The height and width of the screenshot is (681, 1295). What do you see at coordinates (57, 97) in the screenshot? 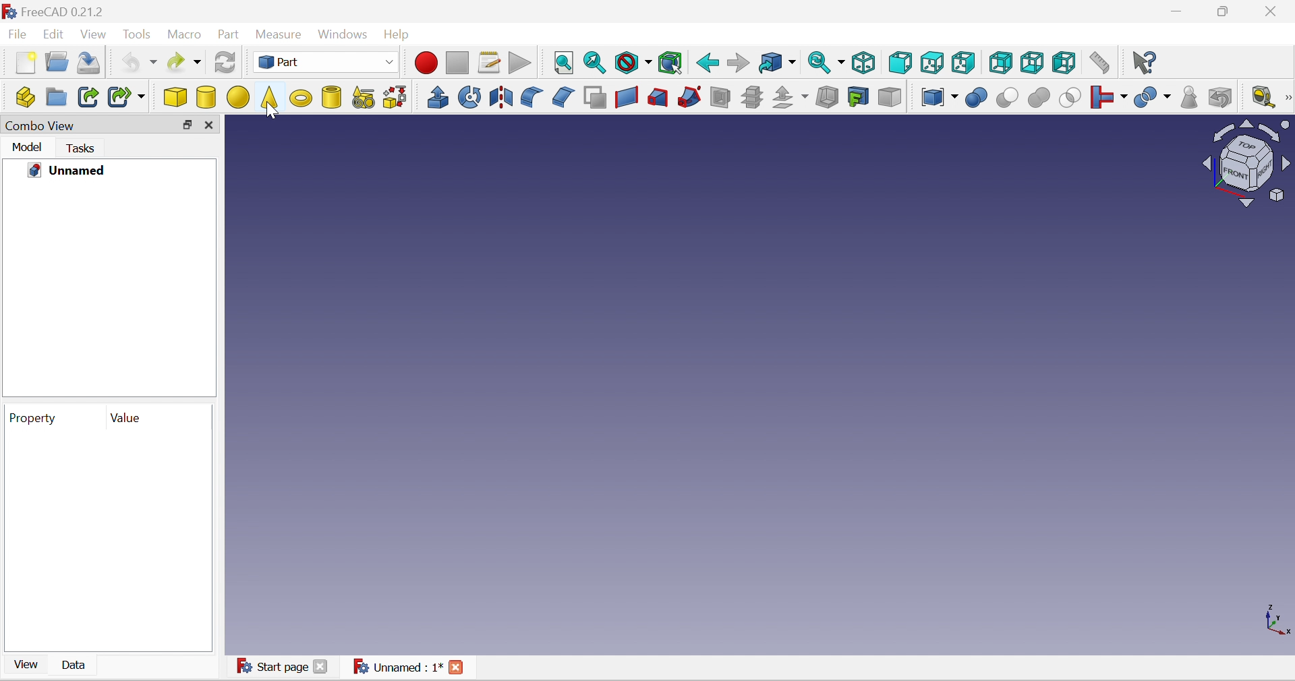
I see `Create group` at bounding box center [57, 97].